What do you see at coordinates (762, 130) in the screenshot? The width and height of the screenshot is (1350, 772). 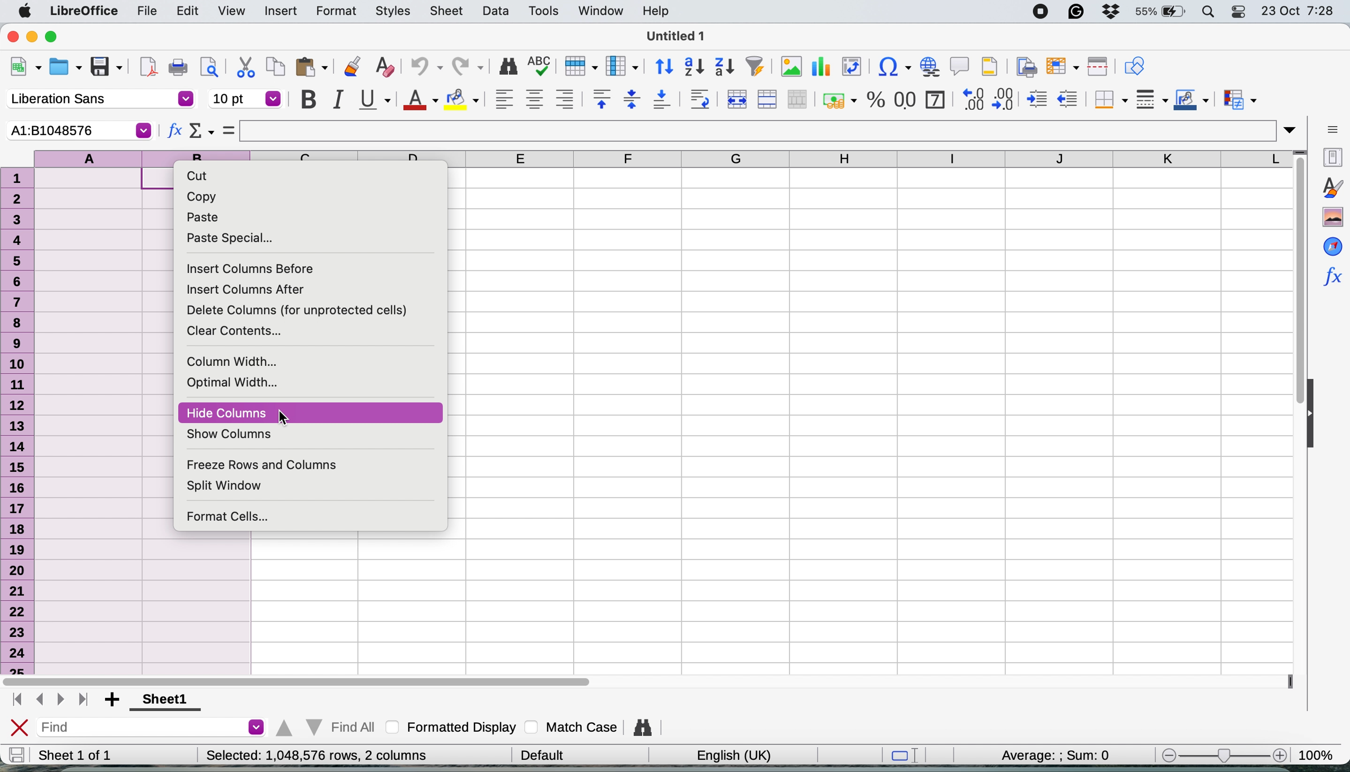 I see `formula bar` at bounding box center [762, 130].